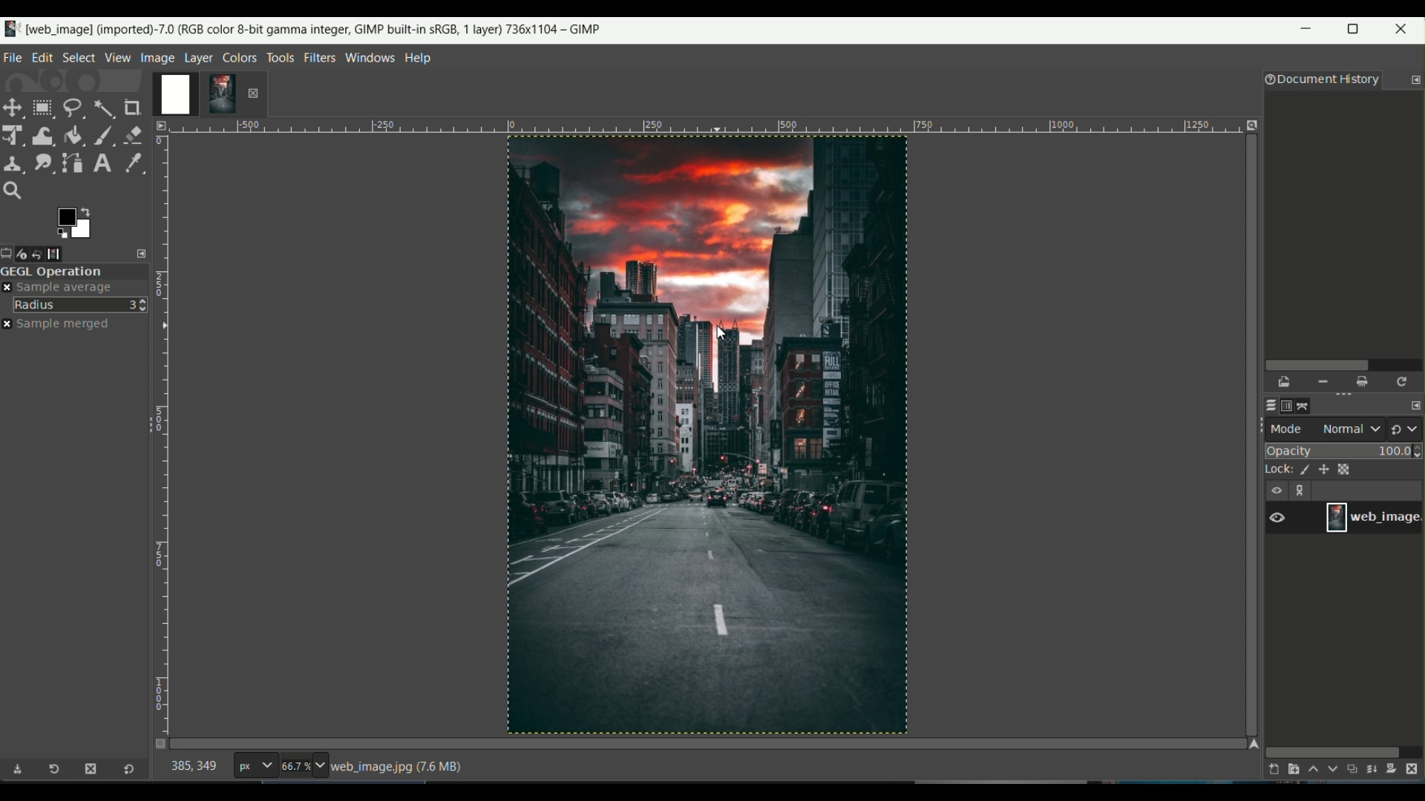  Describe the element at coordinates (125, 771) in the screenshot. I see `restore to default values` at that location.